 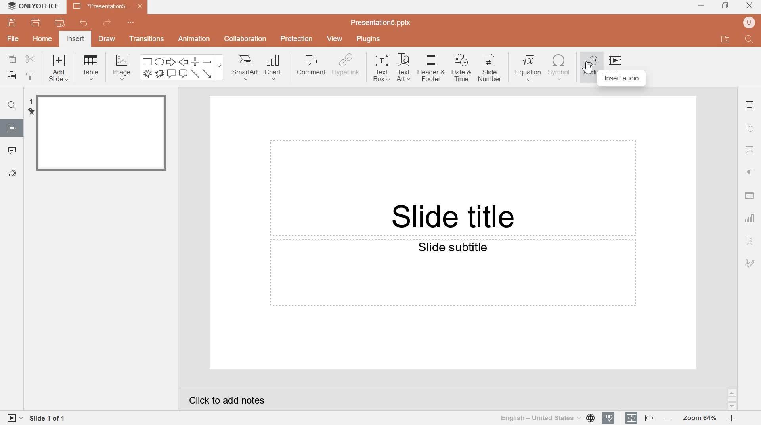 I want to click on Text Art, so click(x=405, y=68).